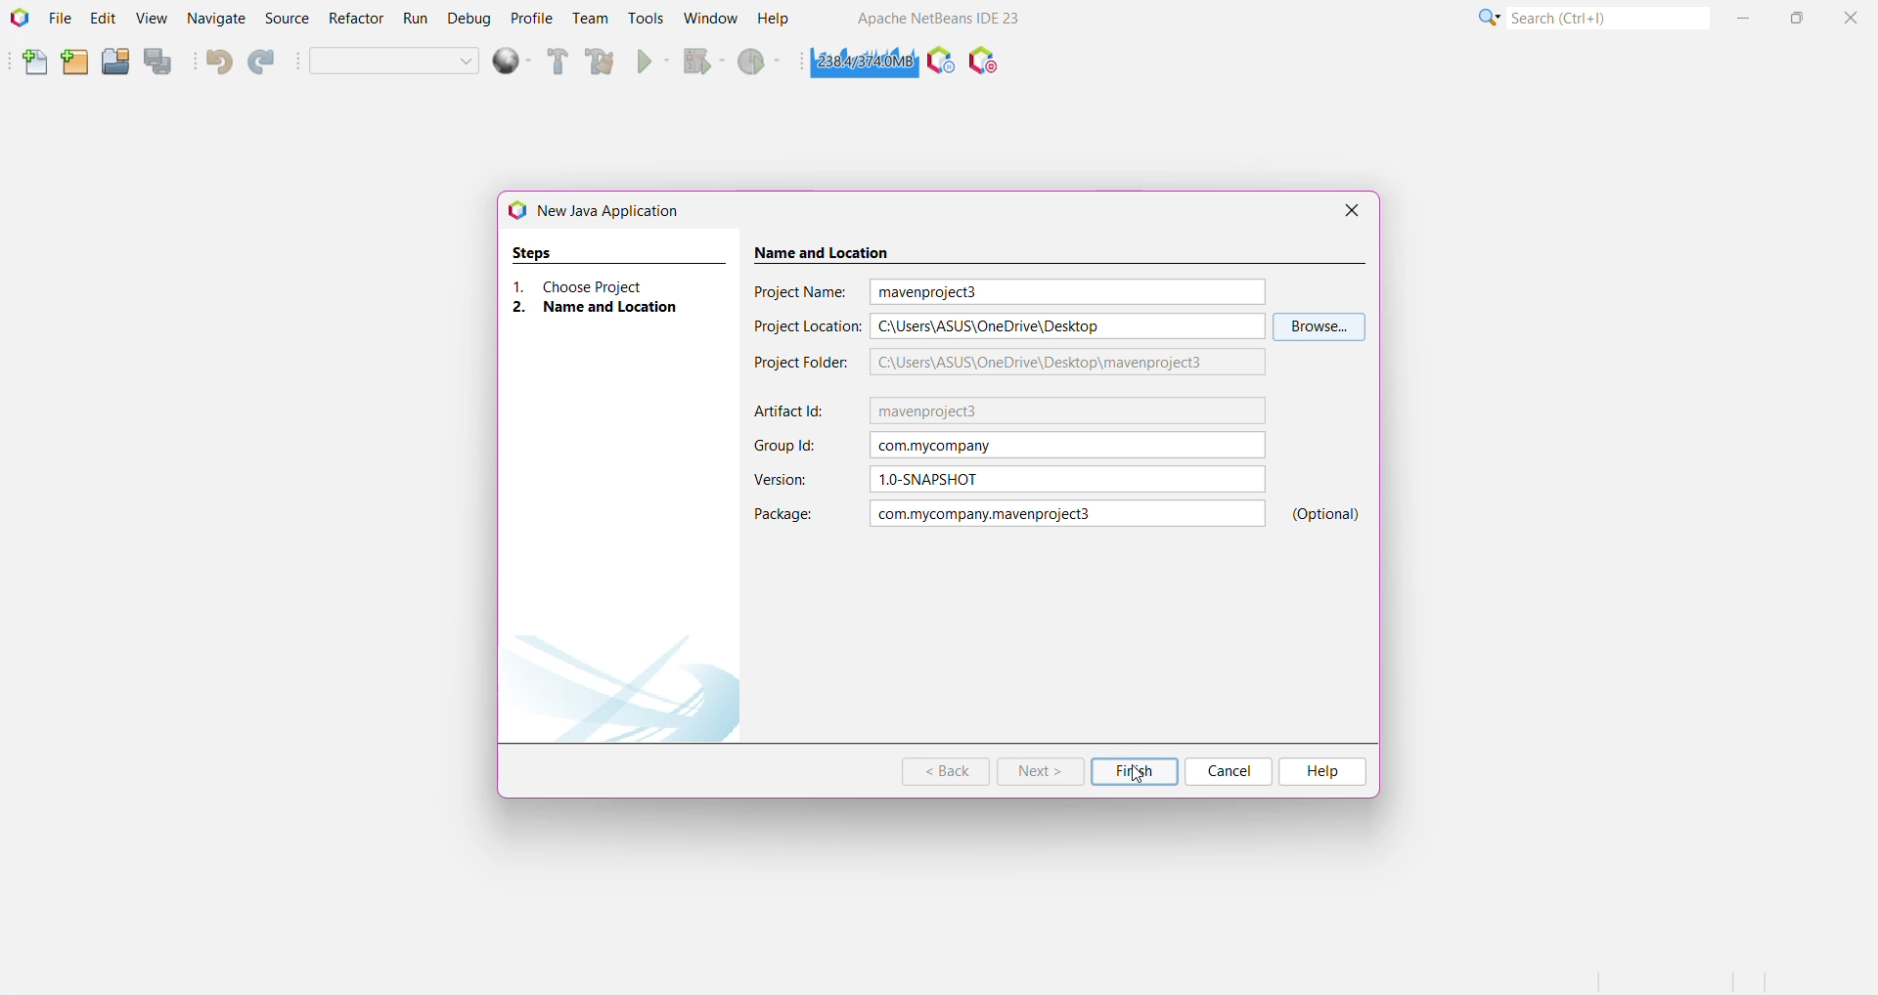 The width and height of the screenshot is (1878, 995). Describe the element at coordinates (1323, 770) in the screenshot. I see `Help` at that location.